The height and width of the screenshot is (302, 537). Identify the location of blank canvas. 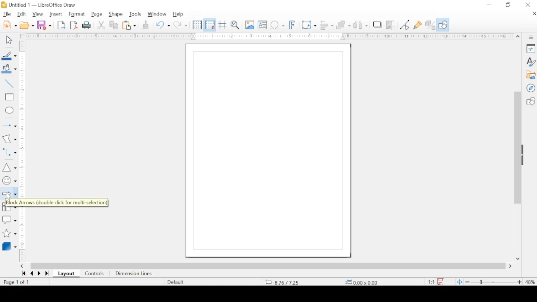
(267, 151).